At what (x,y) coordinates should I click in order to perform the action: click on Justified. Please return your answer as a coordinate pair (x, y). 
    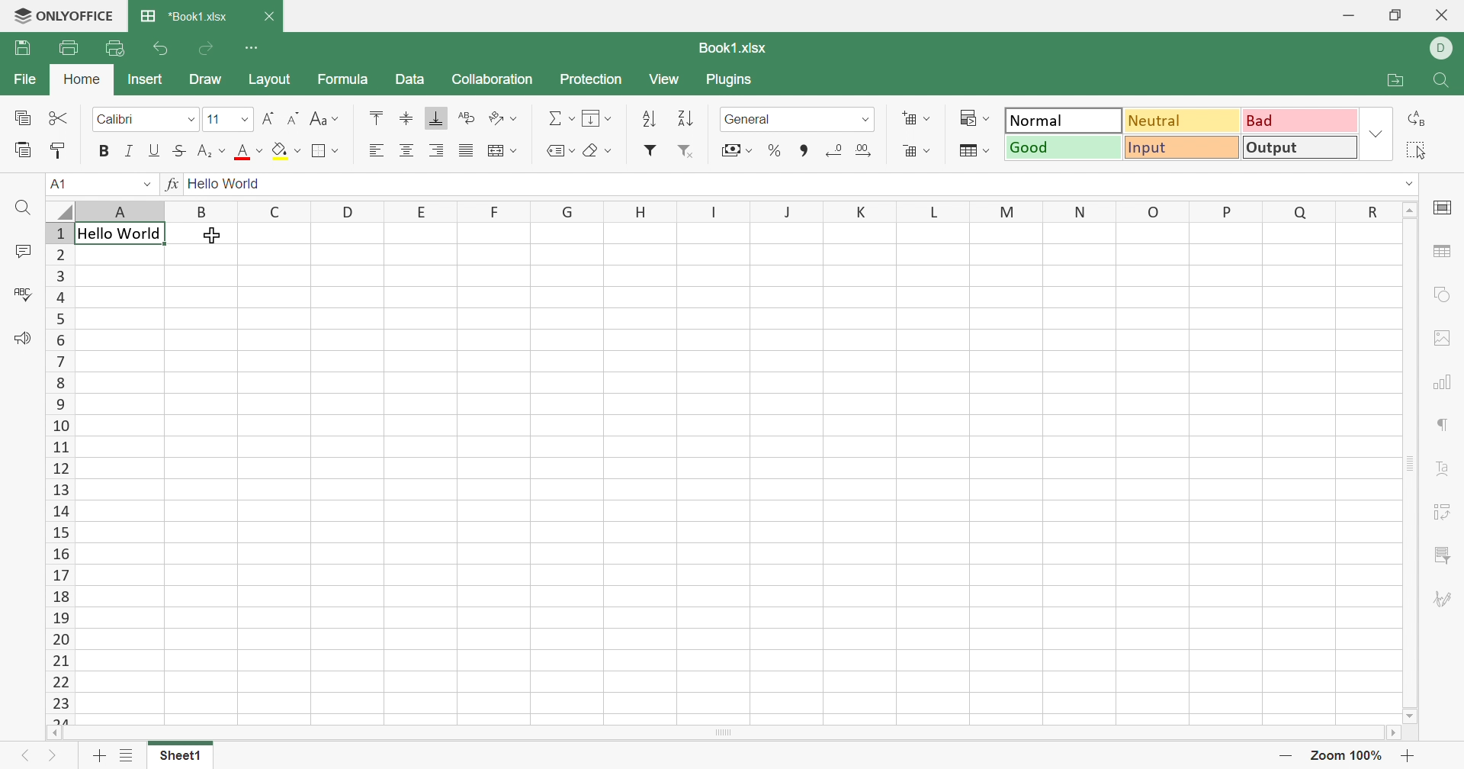
    Looking at the image, I should click on (465, 152).